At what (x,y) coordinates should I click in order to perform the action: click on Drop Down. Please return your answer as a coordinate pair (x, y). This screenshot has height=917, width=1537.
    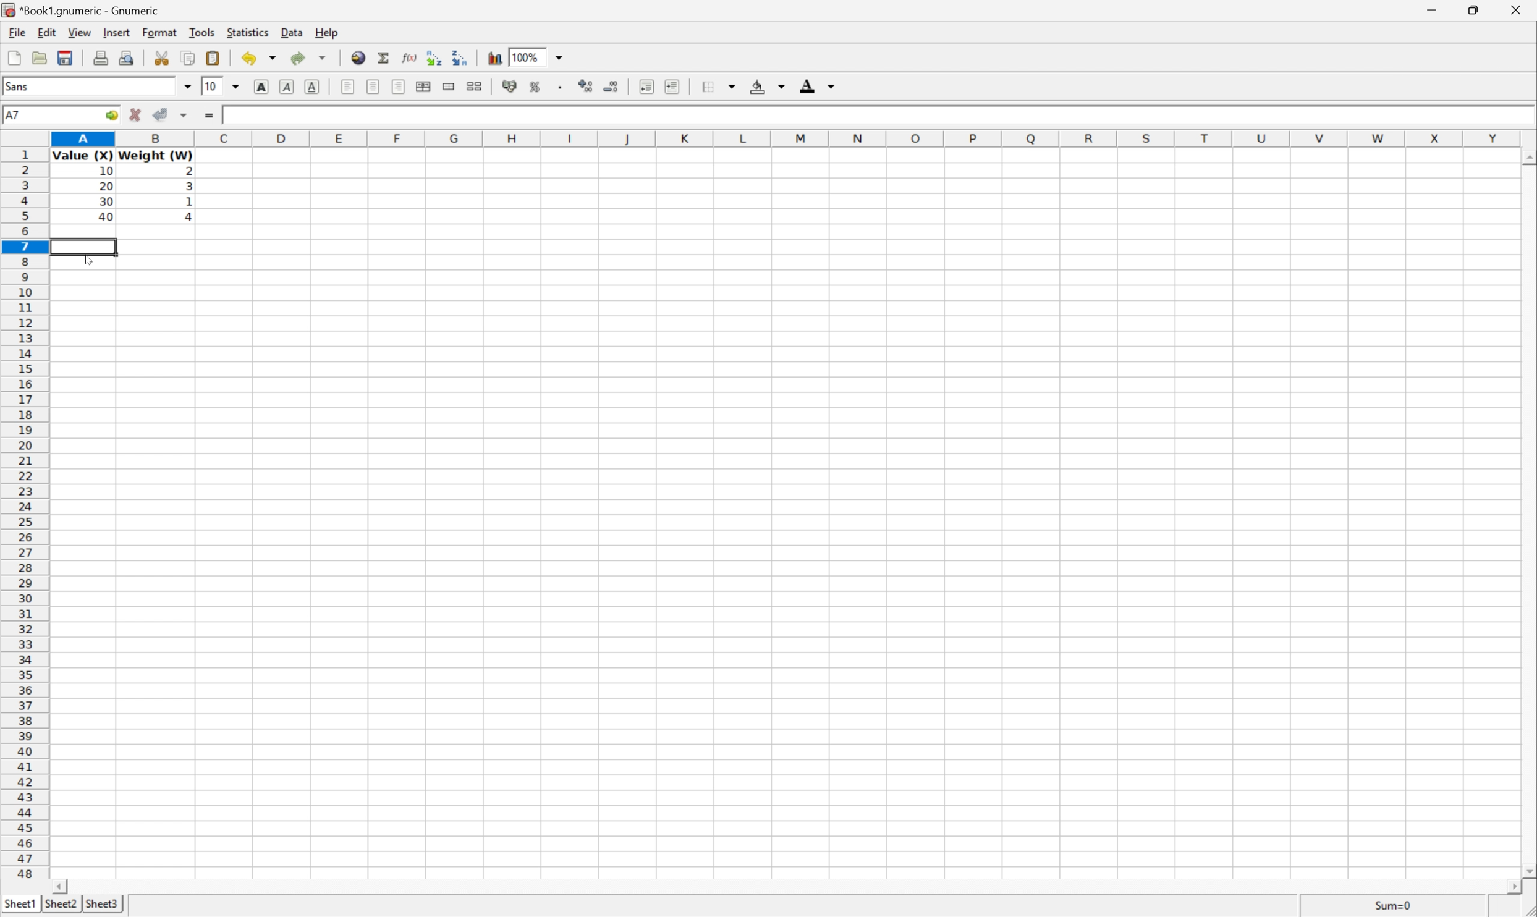
    Looking at the image, I should click on (561, 57).